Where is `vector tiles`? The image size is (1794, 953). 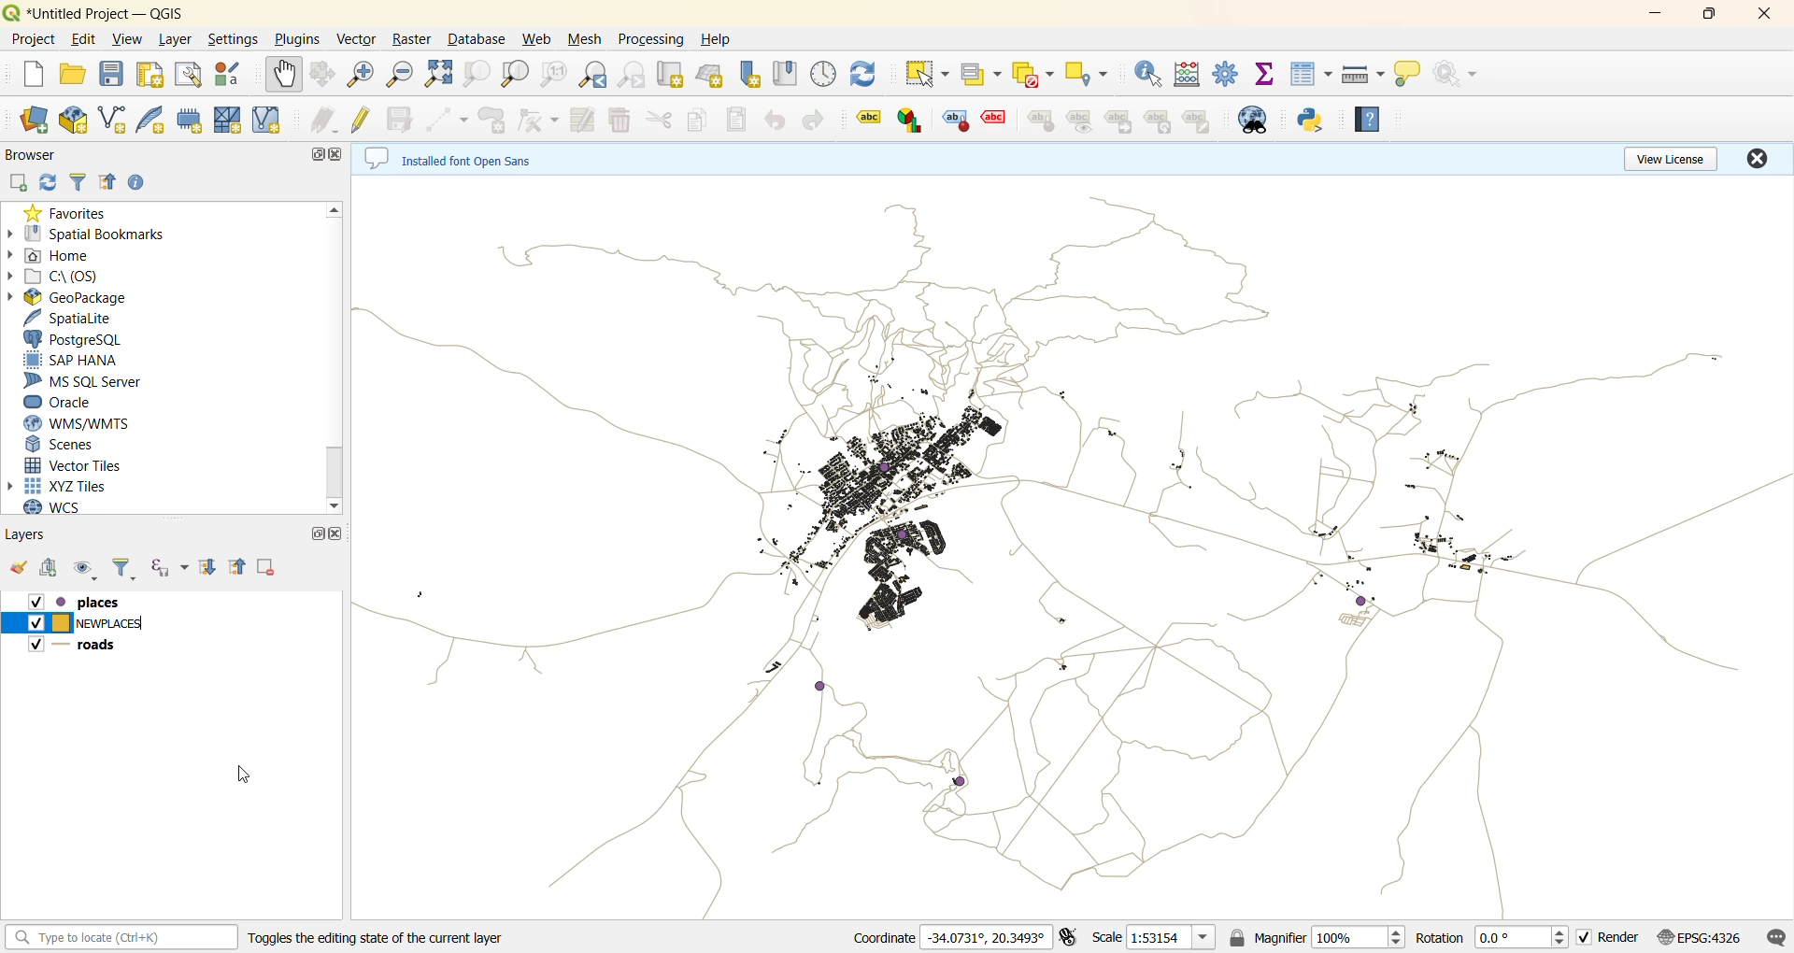
vector tiles is located at coordinates (73, 464).